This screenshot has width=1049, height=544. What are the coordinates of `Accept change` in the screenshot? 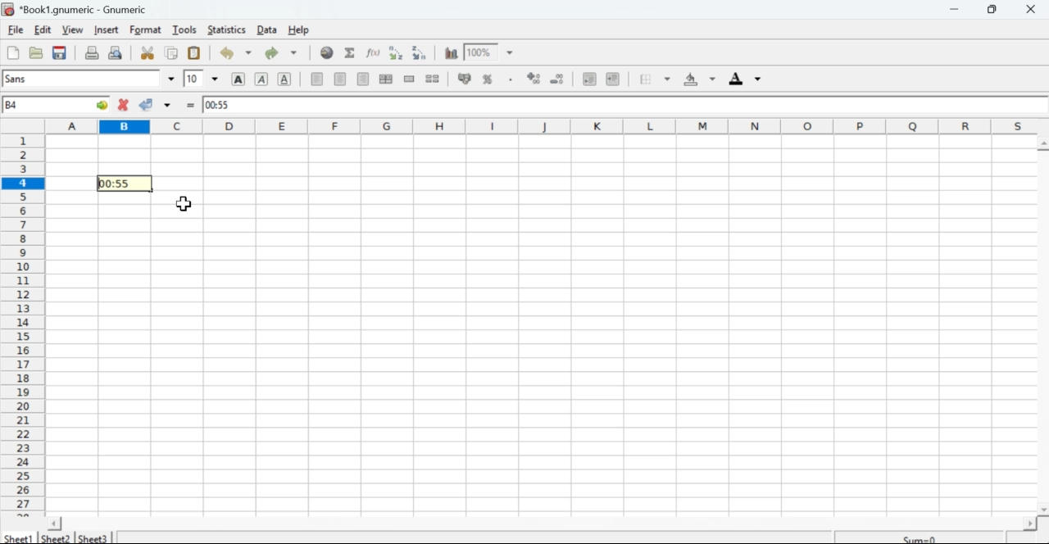 It's located at (149, 105).